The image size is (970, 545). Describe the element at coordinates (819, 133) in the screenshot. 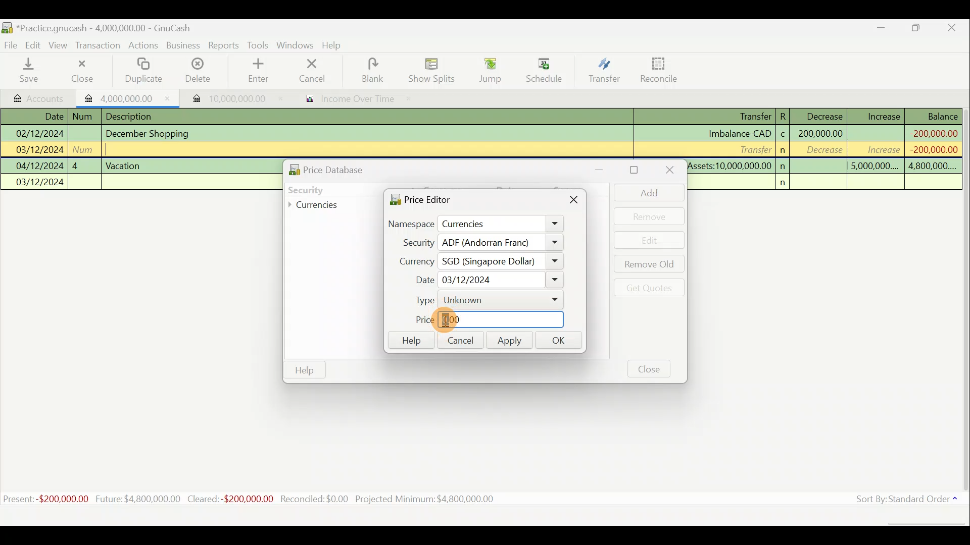

I see `200,000,000` at that location.